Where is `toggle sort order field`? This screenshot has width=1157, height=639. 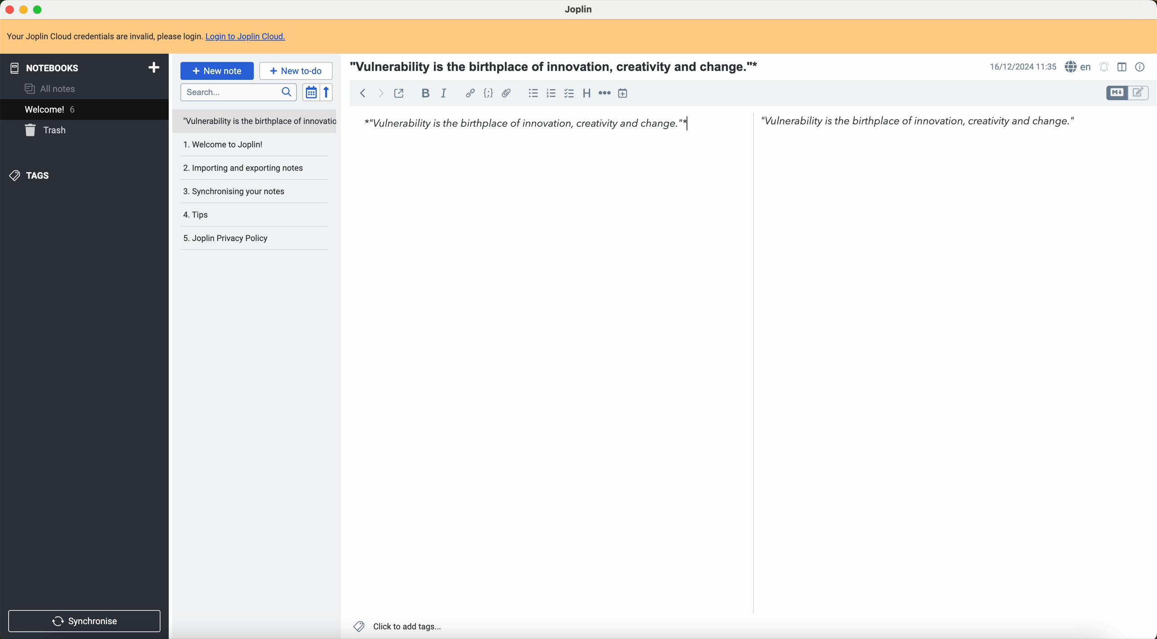
toggle sort order field is located at coordinates (309, 93).